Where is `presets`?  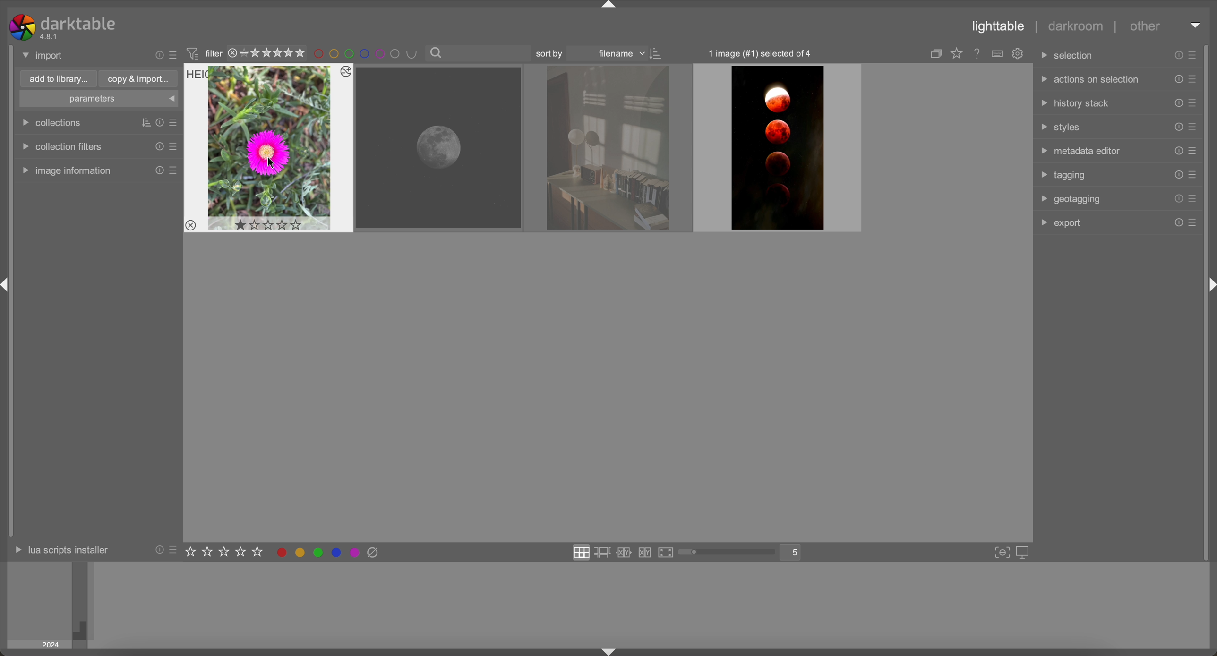
presets is located at coordinates (1194, 151).